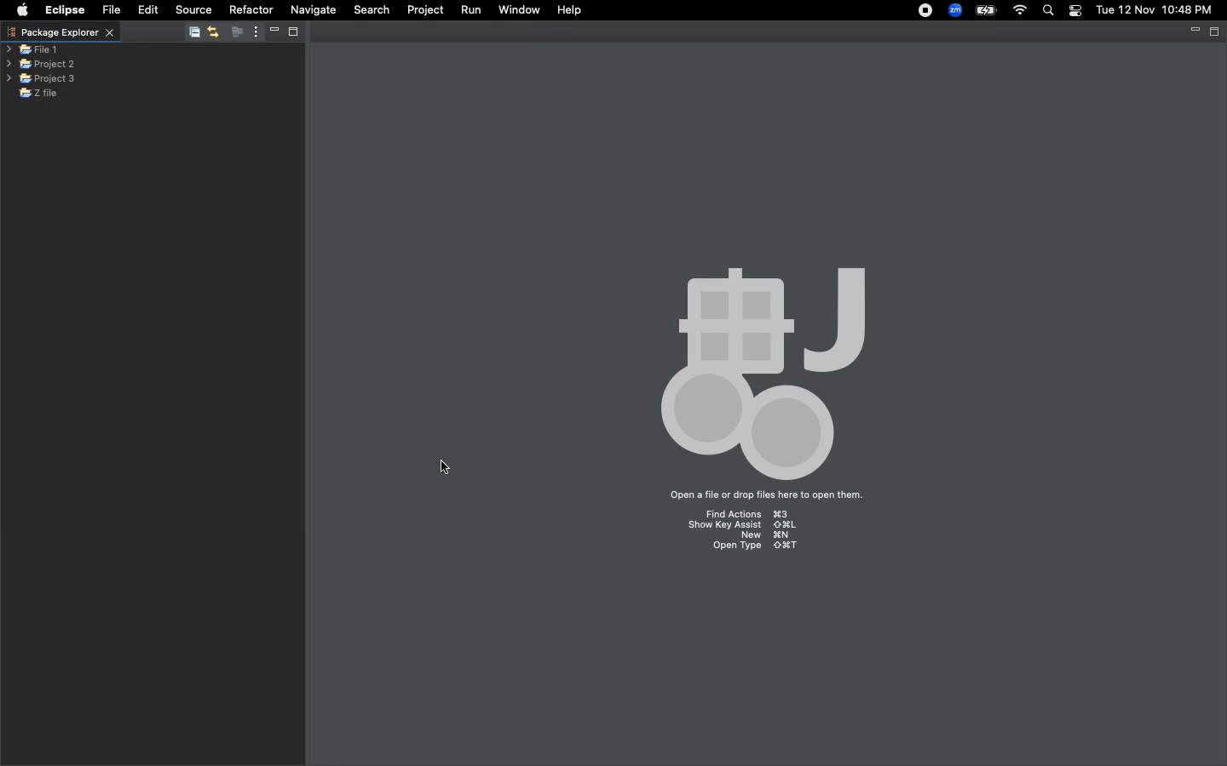  I want to click on Run, so click(467, 10).